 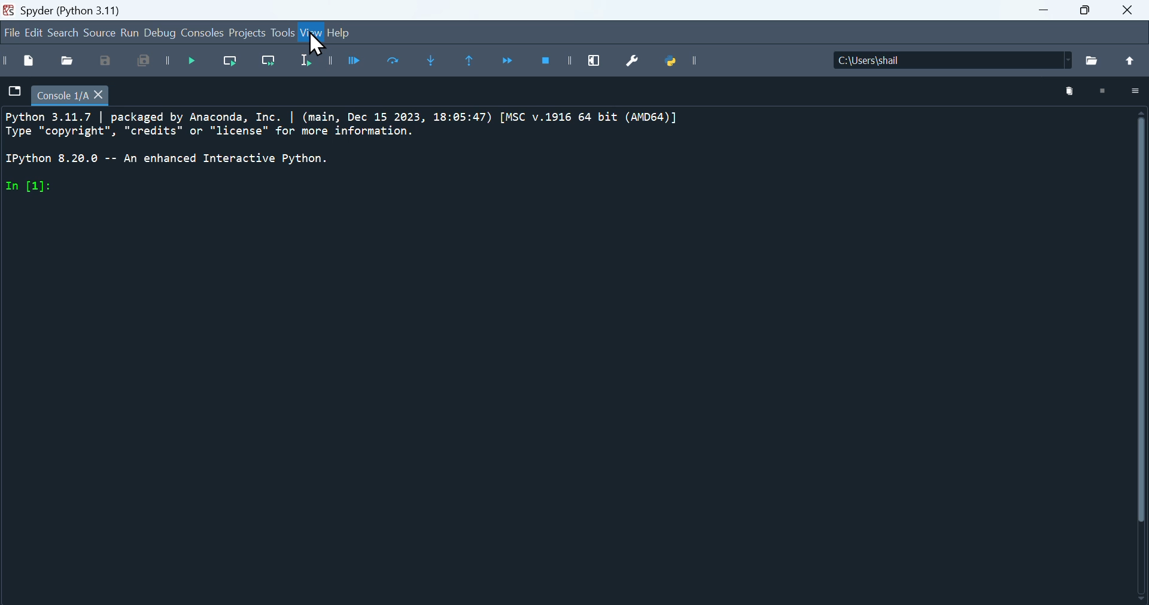 I want to click on Cursor, so click(x=322, y=41).